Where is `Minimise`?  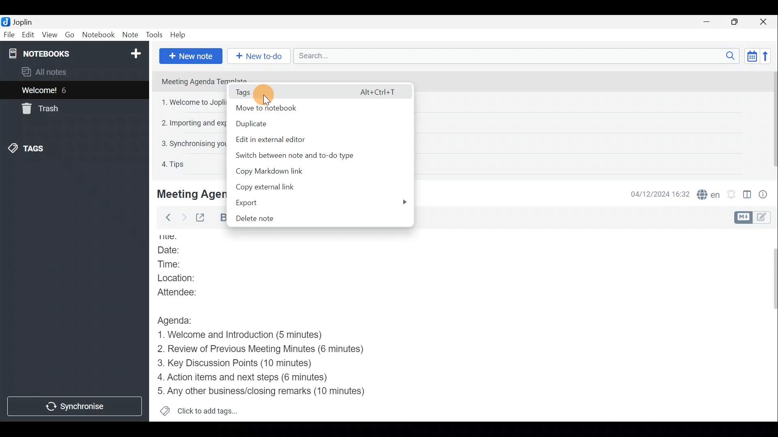 Minimise is located at coordinates (708, 21).